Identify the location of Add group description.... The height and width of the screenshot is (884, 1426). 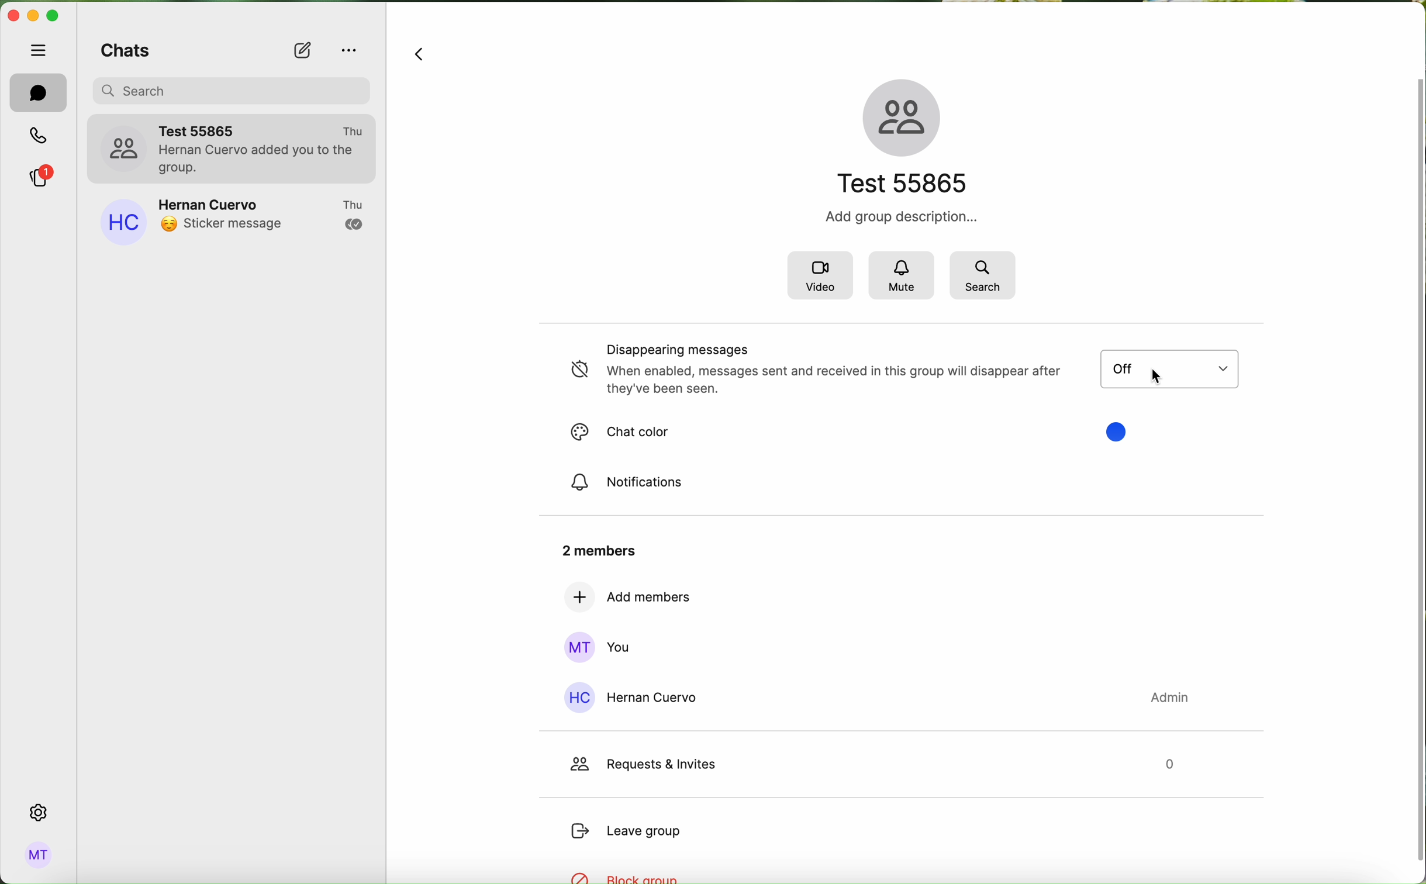
(902, 216).